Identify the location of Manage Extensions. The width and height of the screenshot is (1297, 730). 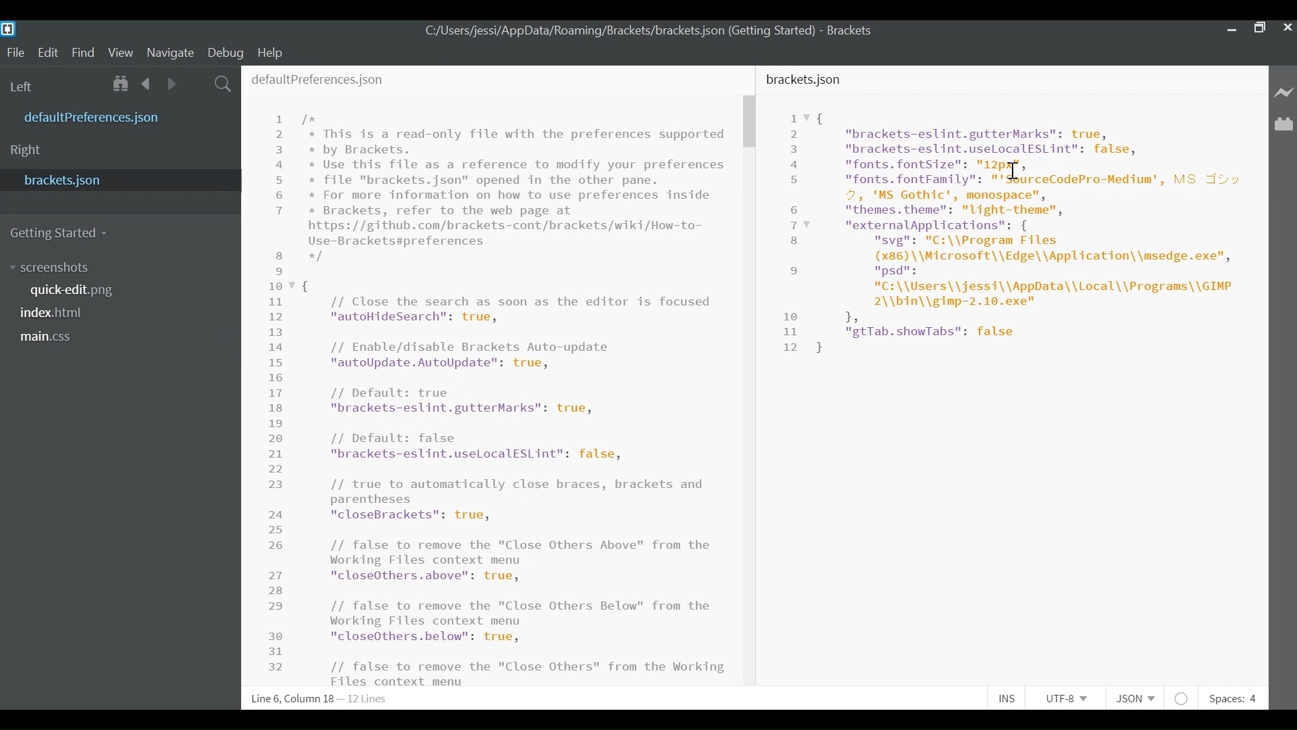
(1283, 124).